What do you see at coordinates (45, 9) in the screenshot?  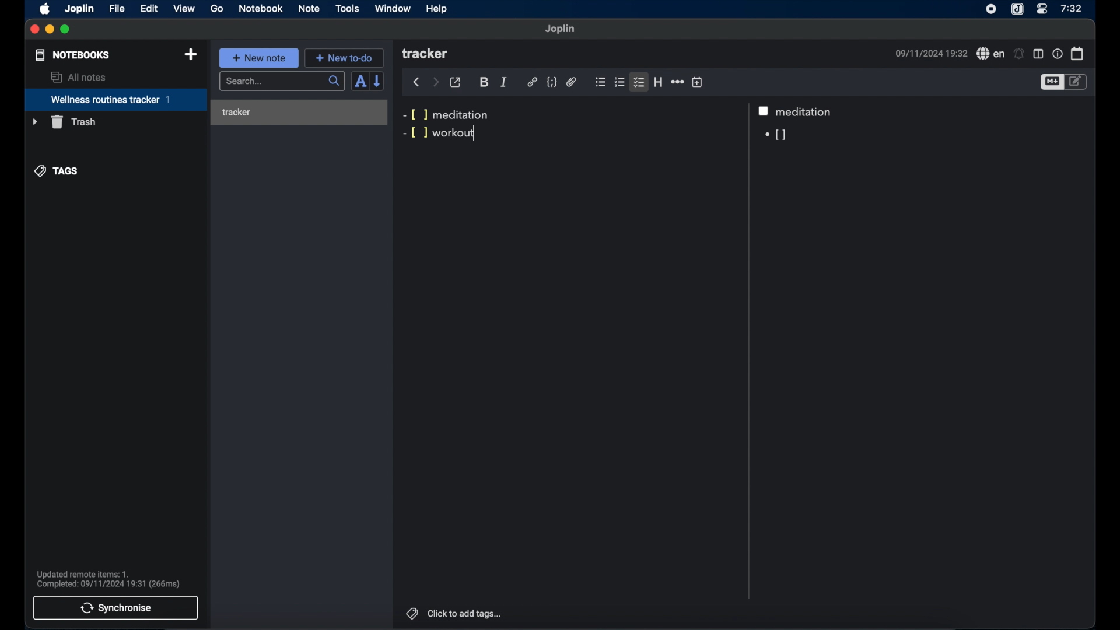 I see `apple icon` at bounding box center [45, 9].